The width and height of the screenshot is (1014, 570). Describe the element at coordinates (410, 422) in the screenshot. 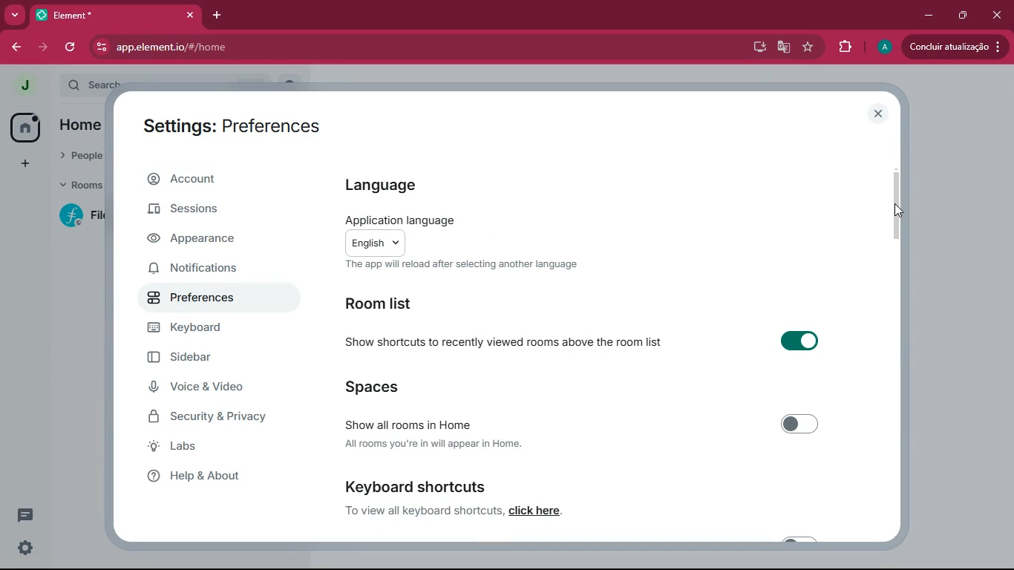

I see `show all rooms in home` at that location.